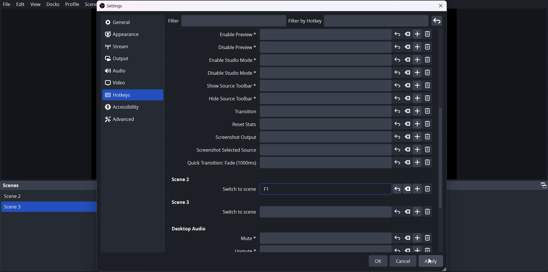  I want to click on Switch to scene, so click(323, 212).